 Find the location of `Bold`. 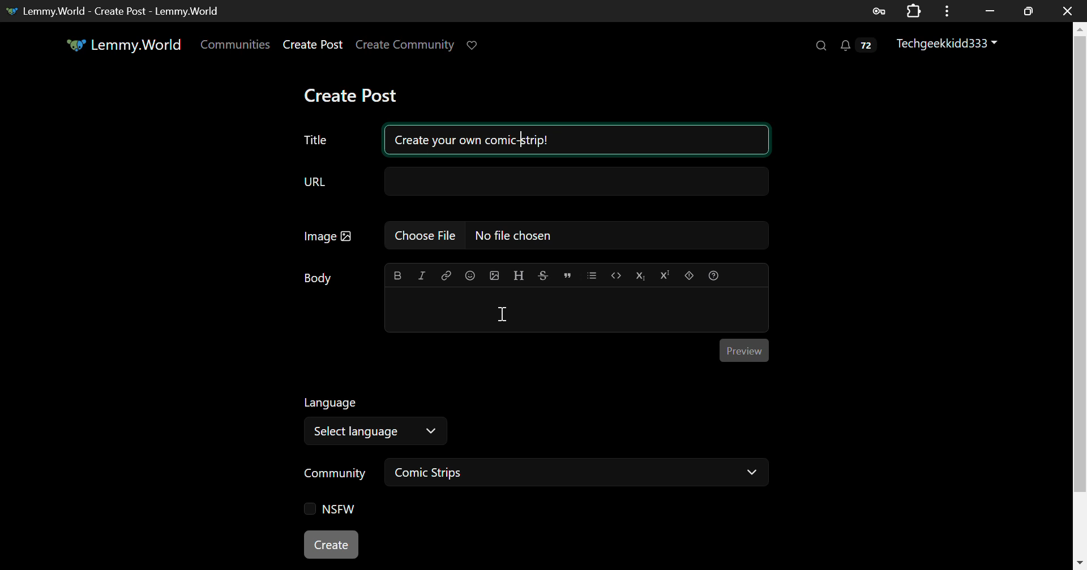

Bold is located at coordinates (397, 277).